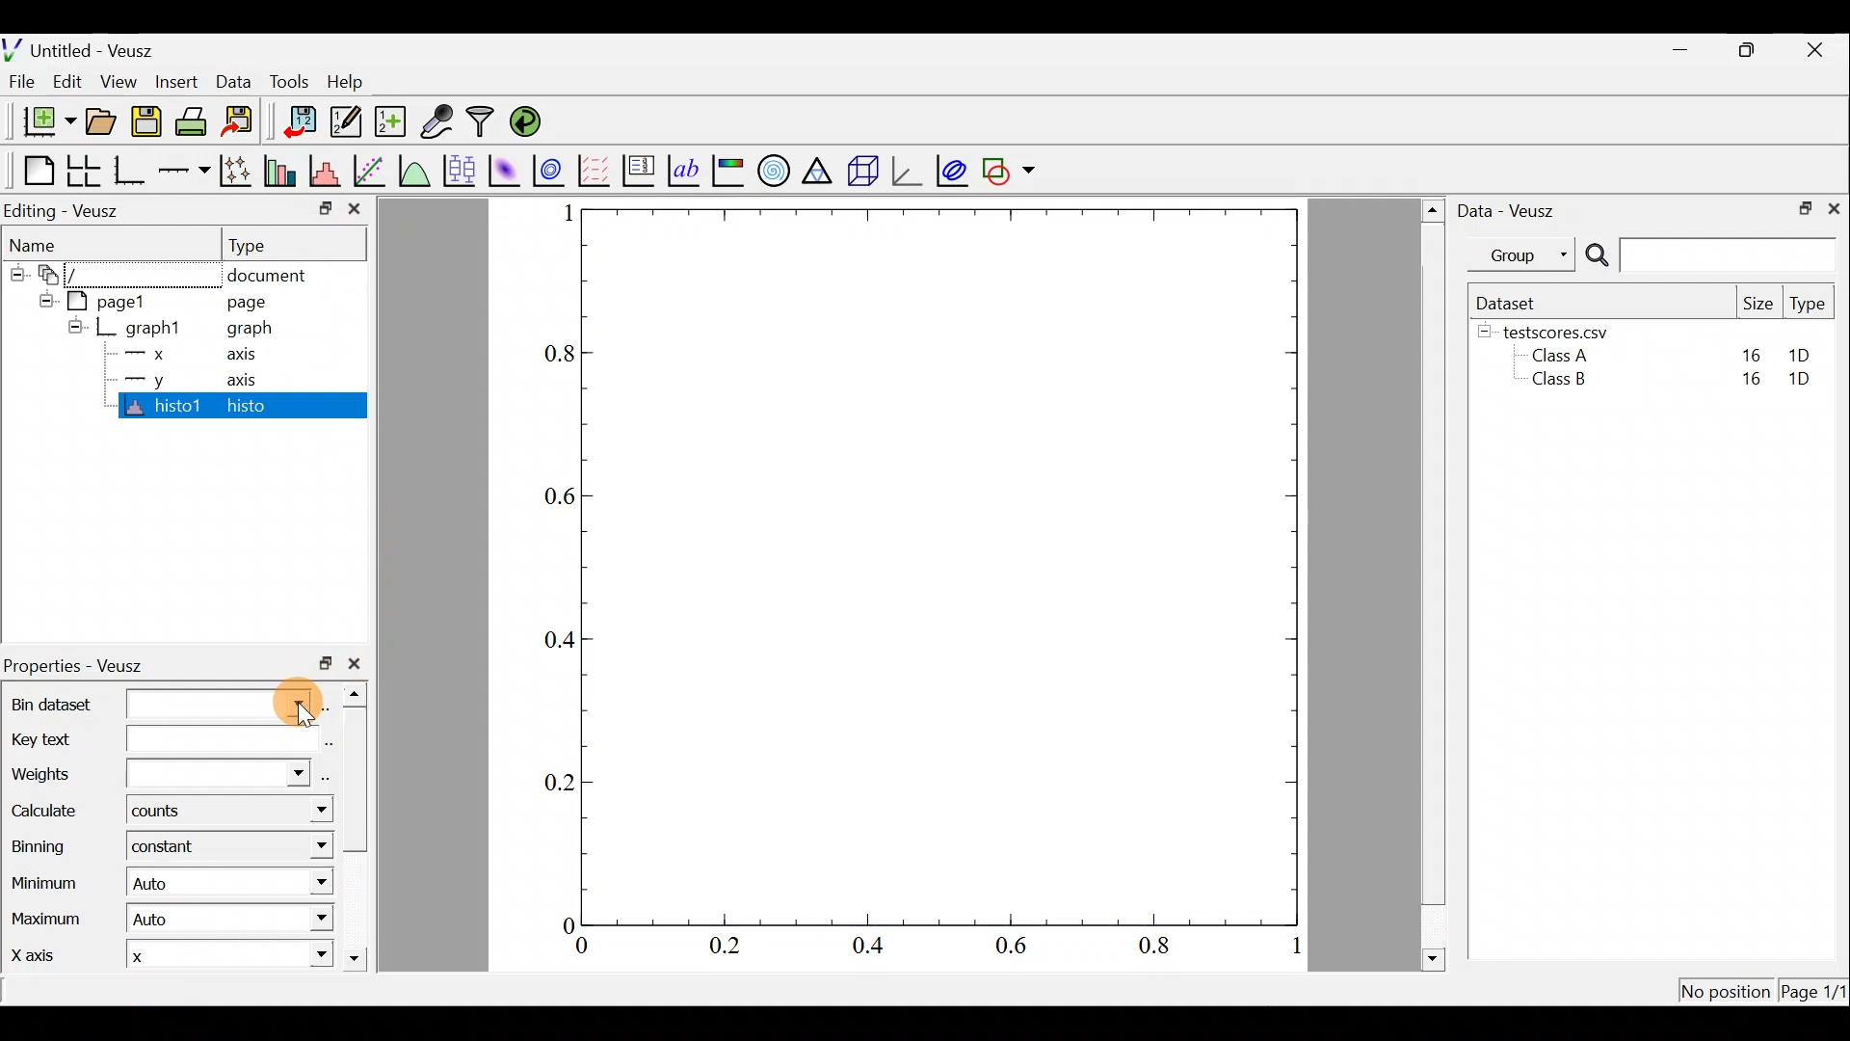  I want to click on graph1, so click(144, 327).